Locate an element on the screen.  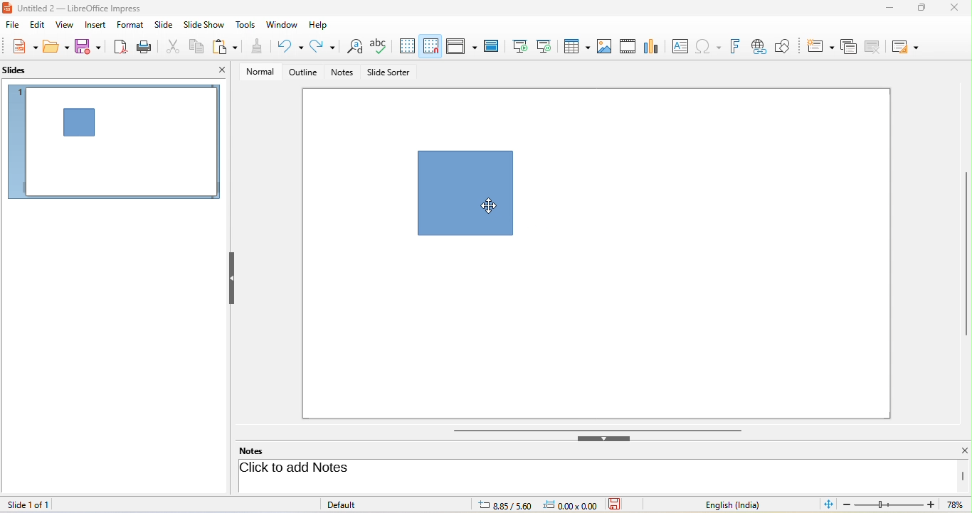
object position-0.00x0.00 is located at coordinates (571, 504).